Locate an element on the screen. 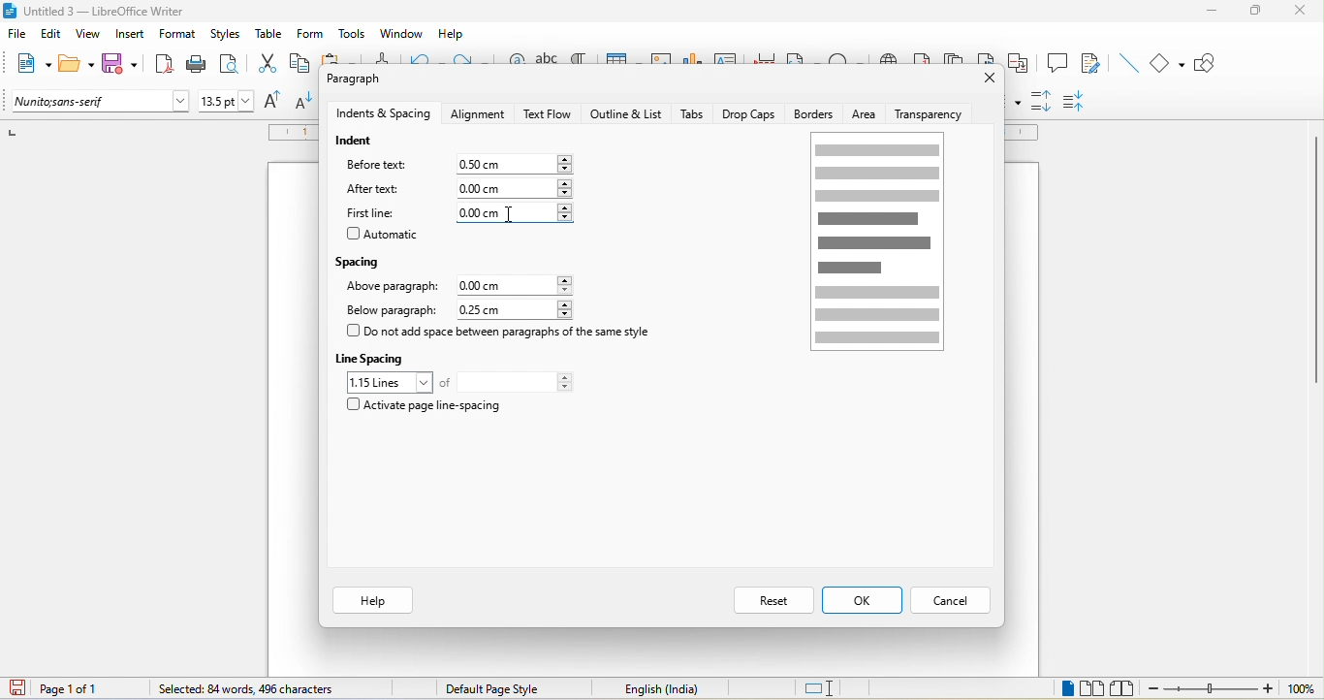 This screenshot has width=1324, height=700. 1.15 loines is located at coordinates (389, 381).